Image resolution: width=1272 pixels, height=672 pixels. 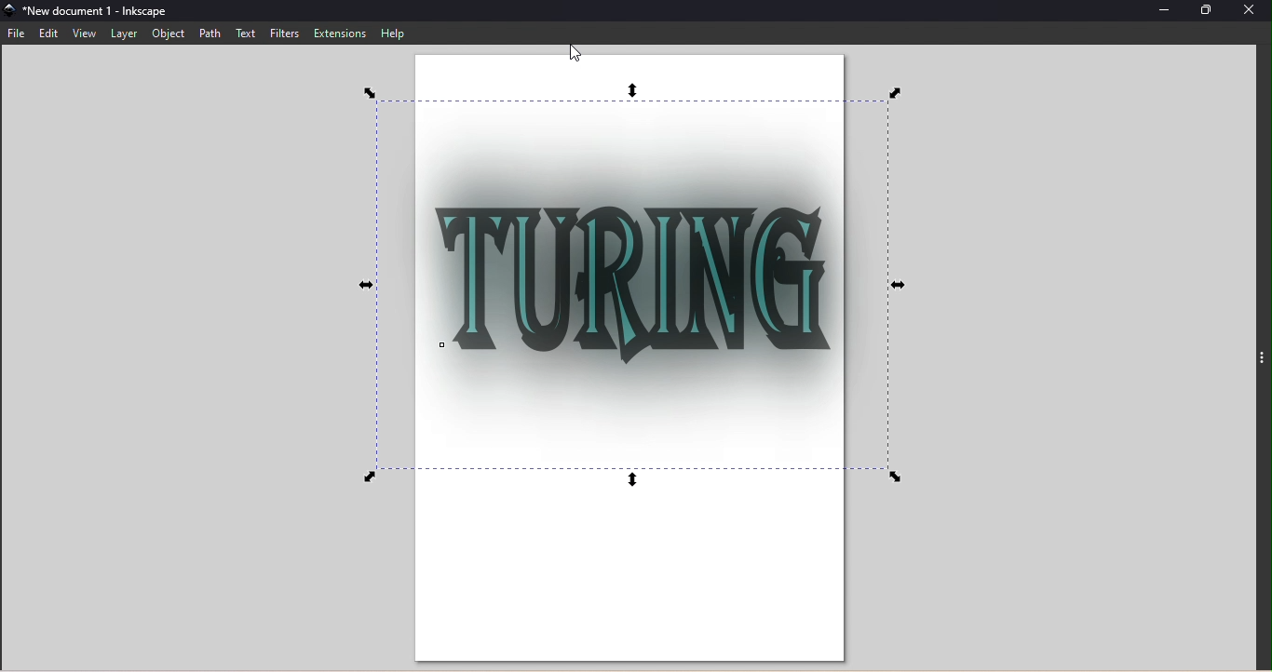 What do you see at coordinates (1206, 11) in the screenshot?
I see `Maximize` at bounding box center [1206, 11].